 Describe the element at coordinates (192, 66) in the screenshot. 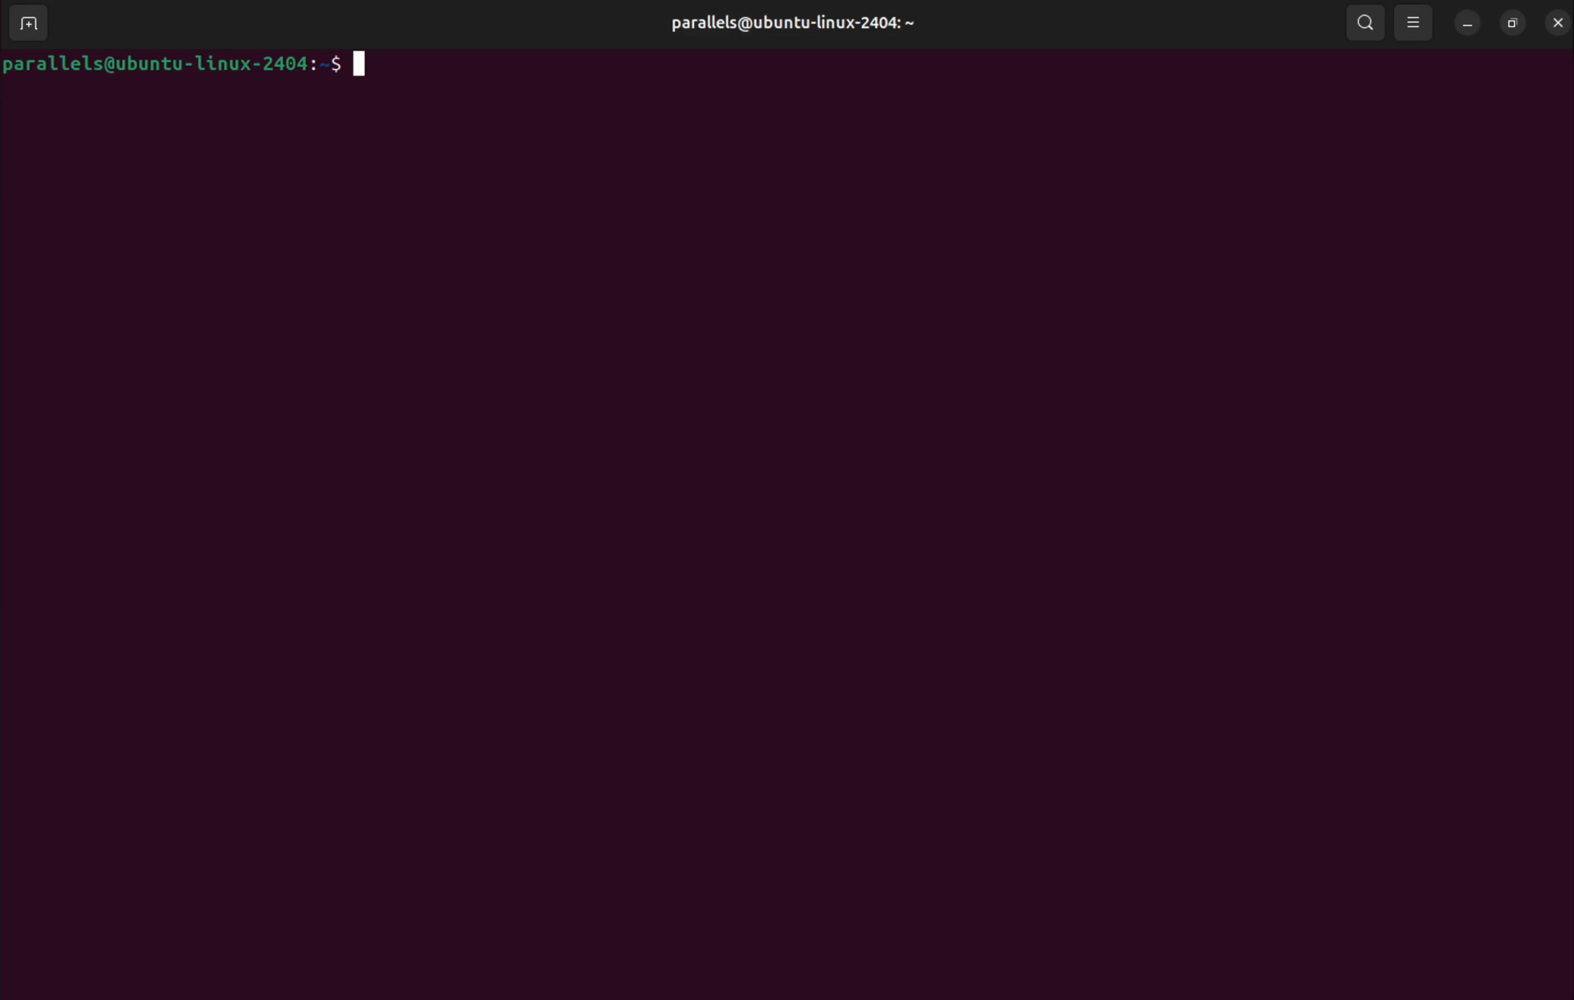

I see `parallels@ubuntu-linux-2404:~$` at that location.